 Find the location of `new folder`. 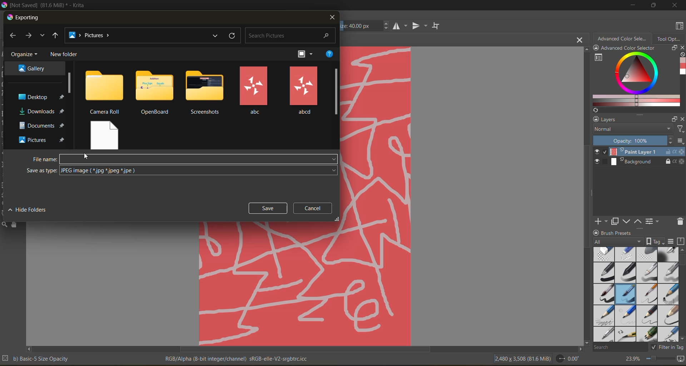

new folder is located at coordinates (65, 54).